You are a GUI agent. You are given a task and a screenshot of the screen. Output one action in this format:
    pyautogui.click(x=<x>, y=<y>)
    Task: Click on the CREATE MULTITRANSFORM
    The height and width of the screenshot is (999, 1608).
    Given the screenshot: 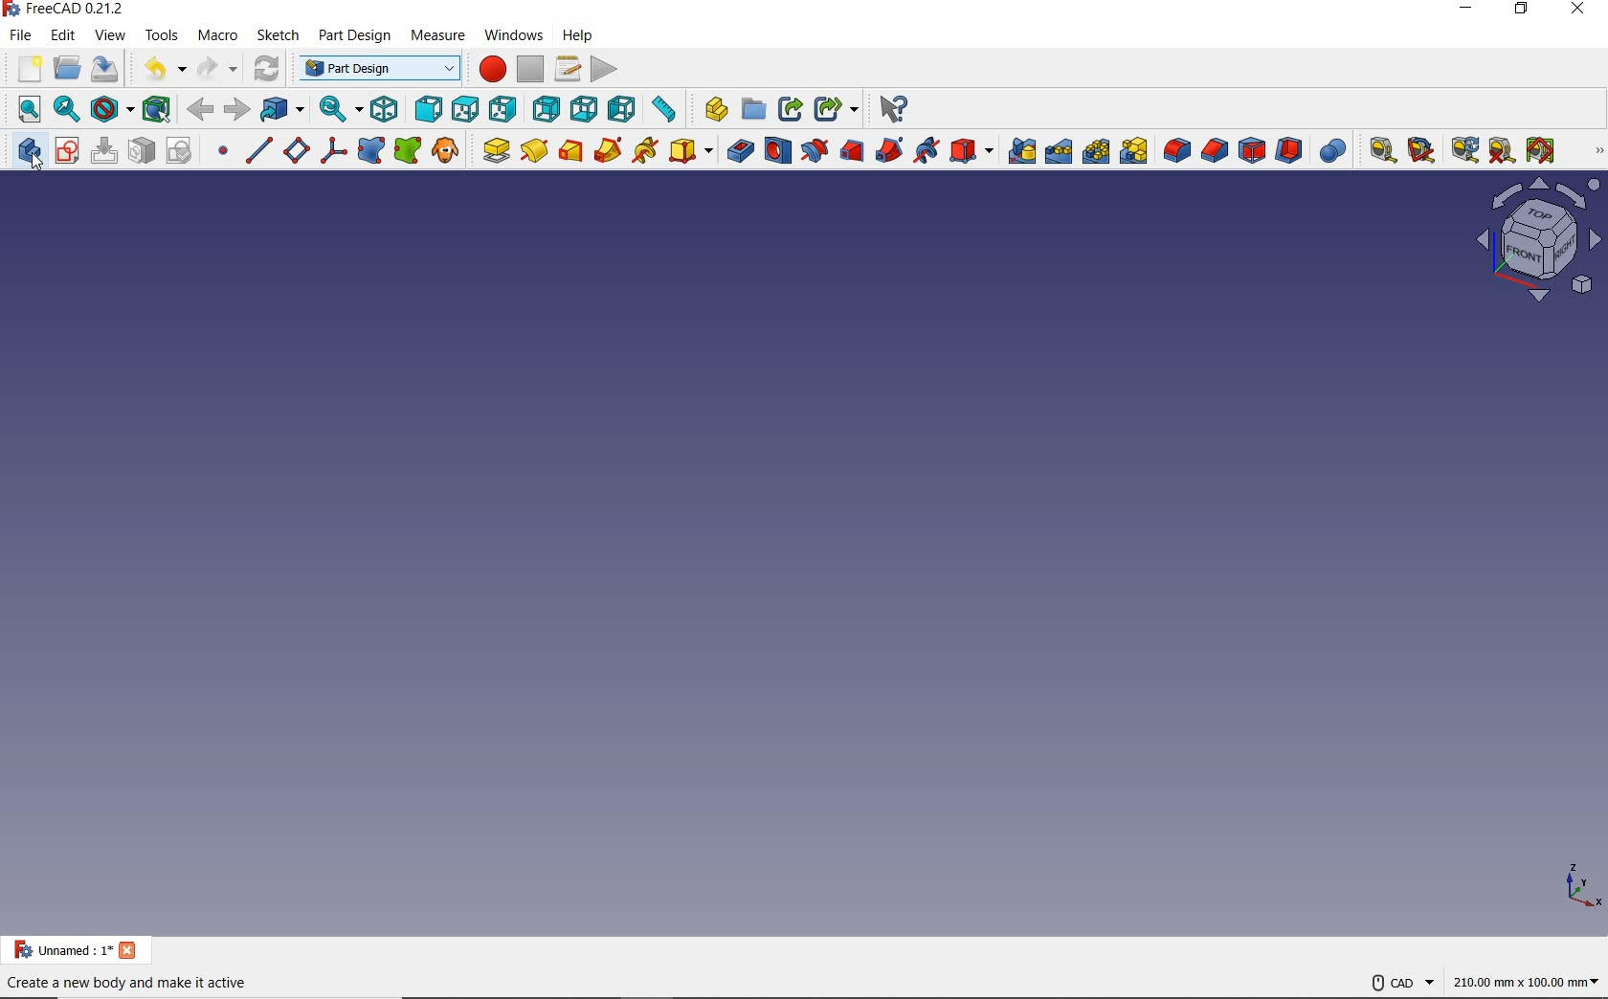 What is the action you would take?
    pyautogui.click(x=1138, y=150)
    